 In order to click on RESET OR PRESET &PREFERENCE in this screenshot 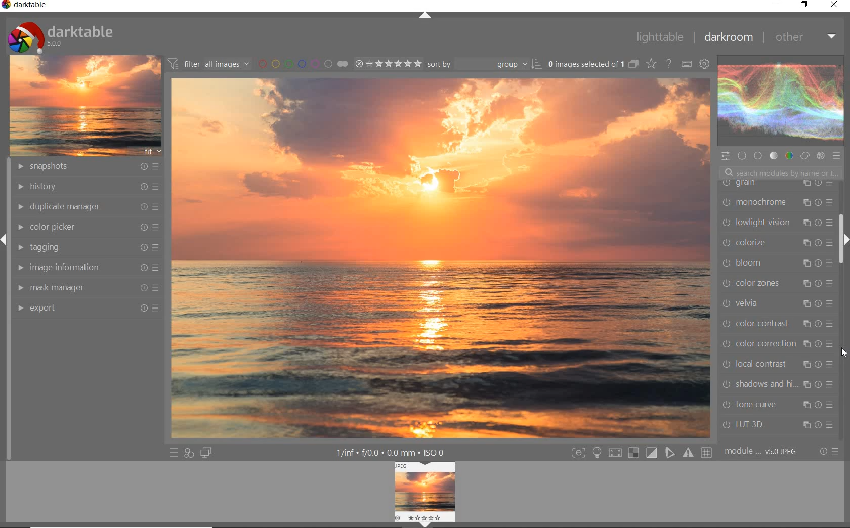, I will do `click(829, 452)`.